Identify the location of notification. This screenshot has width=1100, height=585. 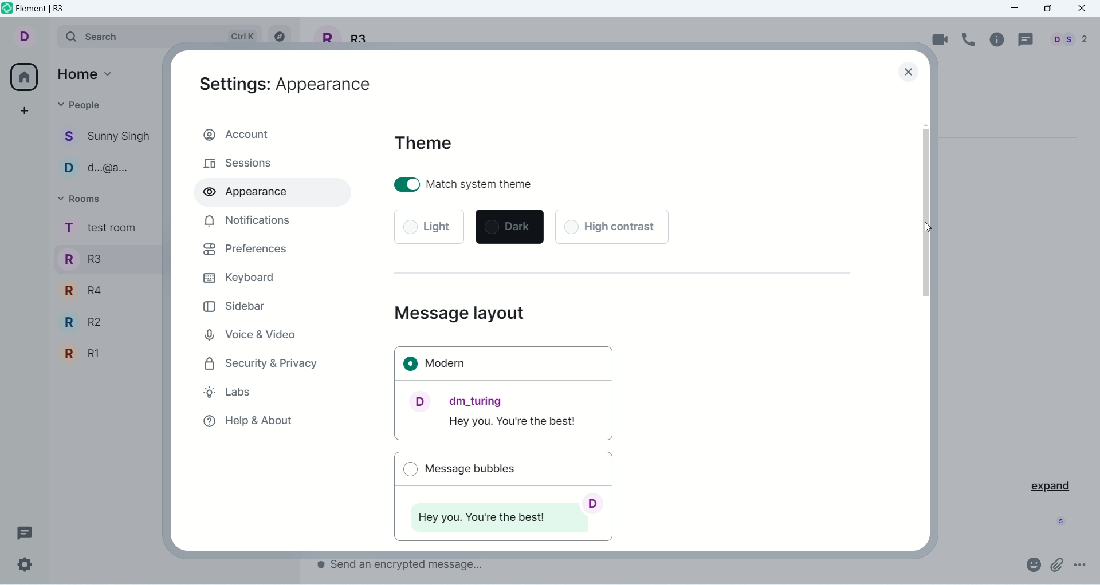
(245, 220).